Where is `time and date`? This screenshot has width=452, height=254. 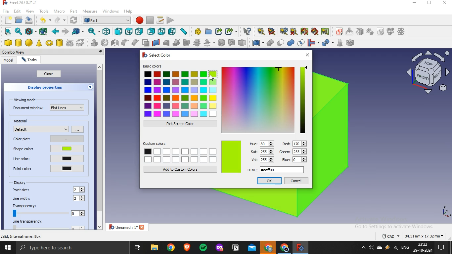
time and date is located at coordinates (423, 247).